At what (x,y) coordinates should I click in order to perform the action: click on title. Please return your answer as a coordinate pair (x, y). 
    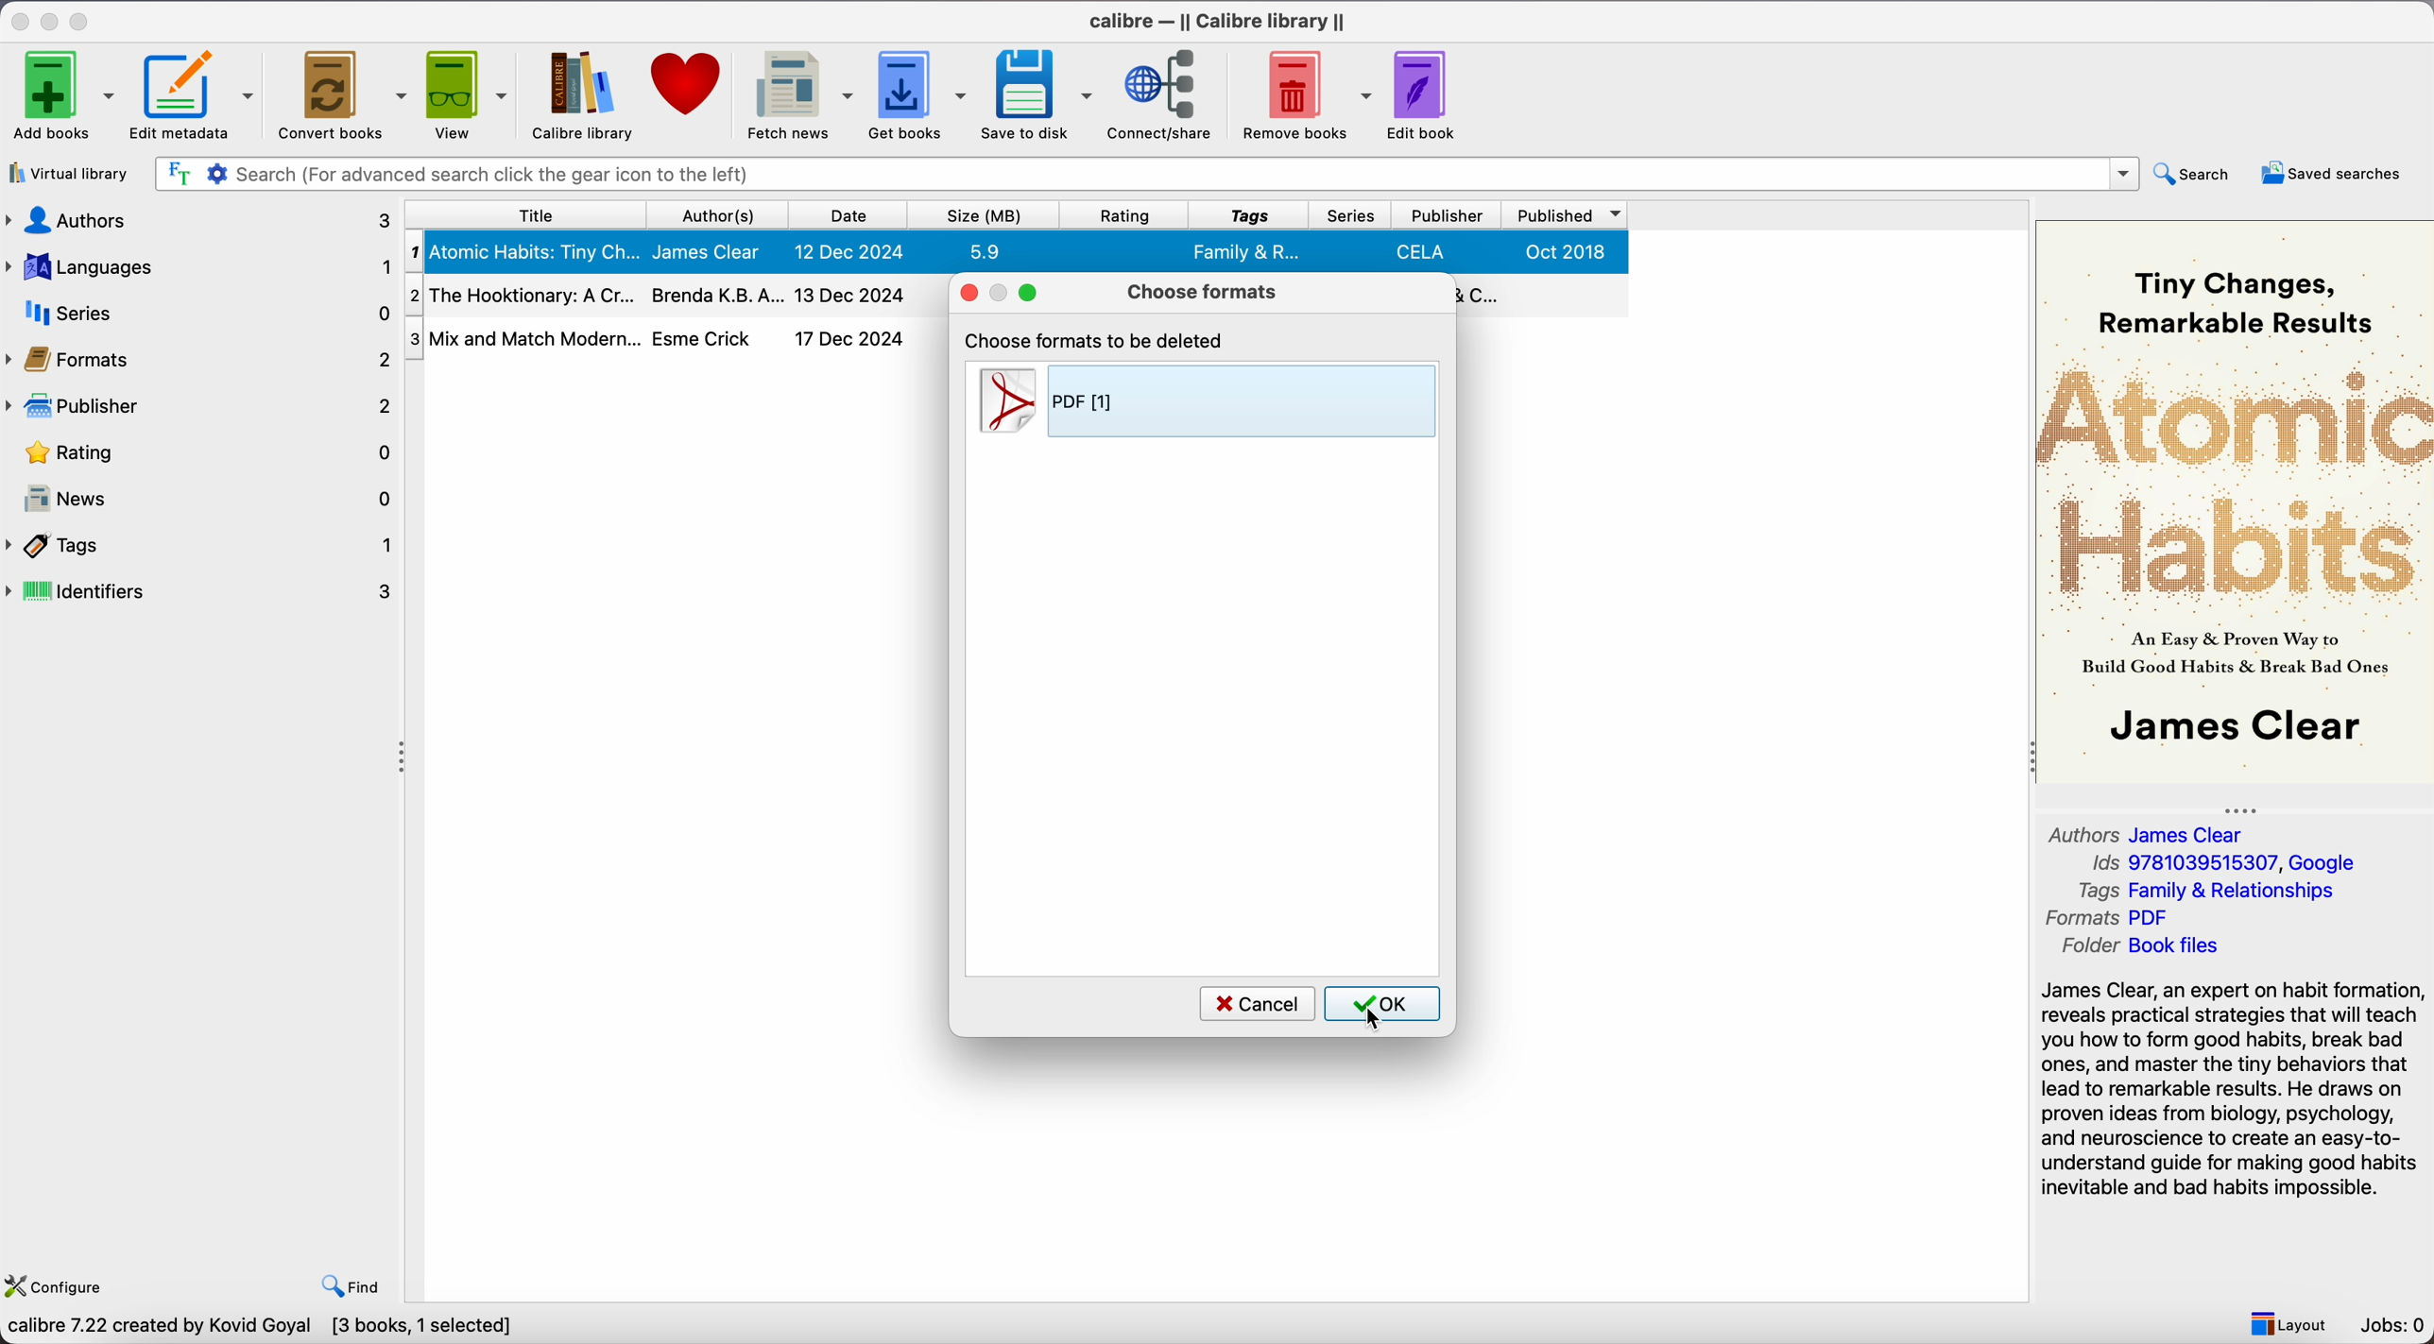
    Looking at the image, I should click on (522, 213).